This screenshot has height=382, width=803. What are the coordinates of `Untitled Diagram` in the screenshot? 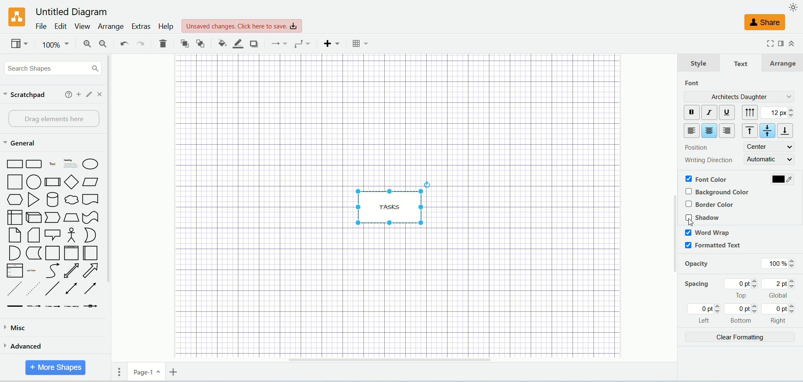 It's located at (69, 12).